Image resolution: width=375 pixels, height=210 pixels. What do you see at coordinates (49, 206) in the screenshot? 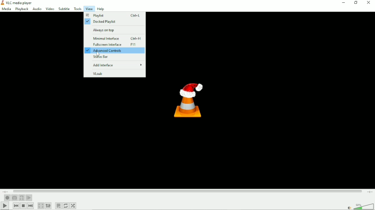
I see `show extended settings` at bounding box center [49, 206].